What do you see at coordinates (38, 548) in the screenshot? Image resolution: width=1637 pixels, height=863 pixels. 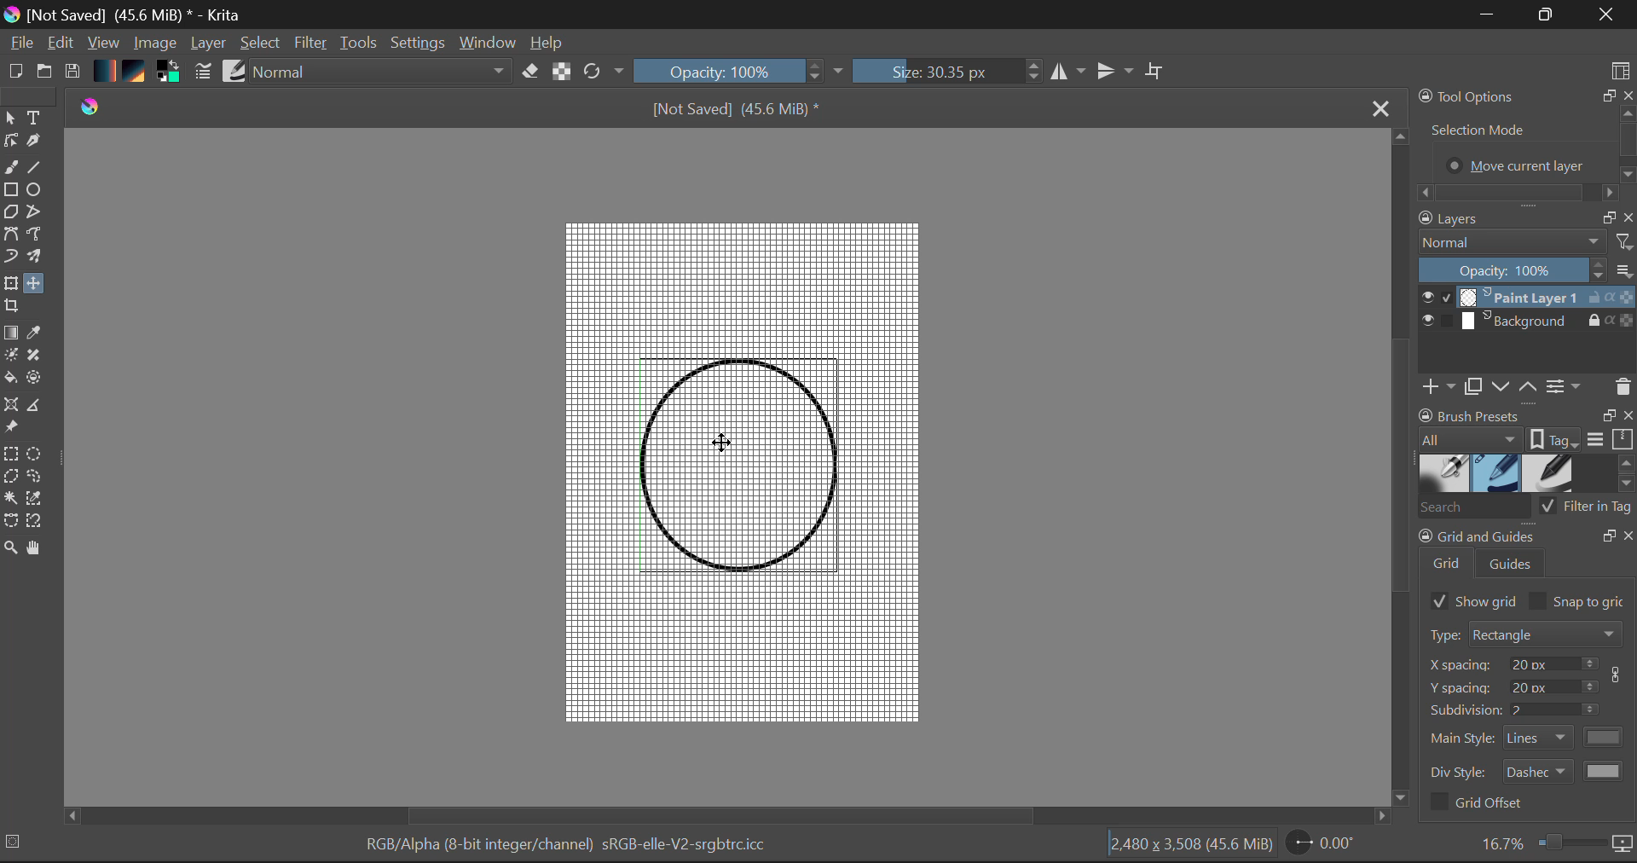 I see `Pan` at bounding box center [38, 548].